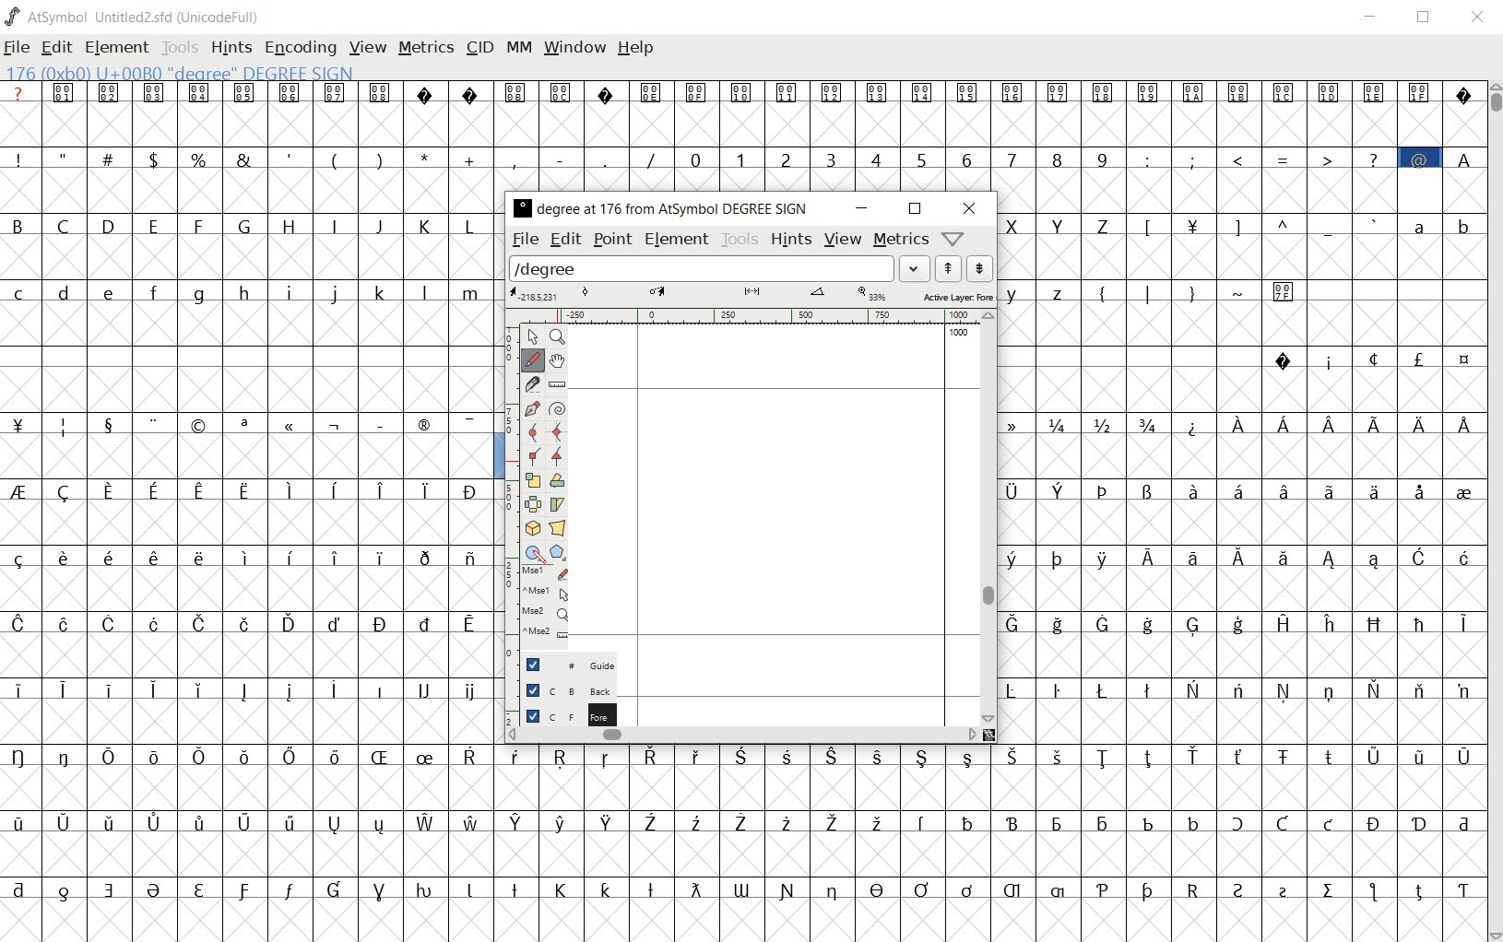  Describe the element at coordinates (1370, 359) in the screenshot. I see `special characters` at that location.